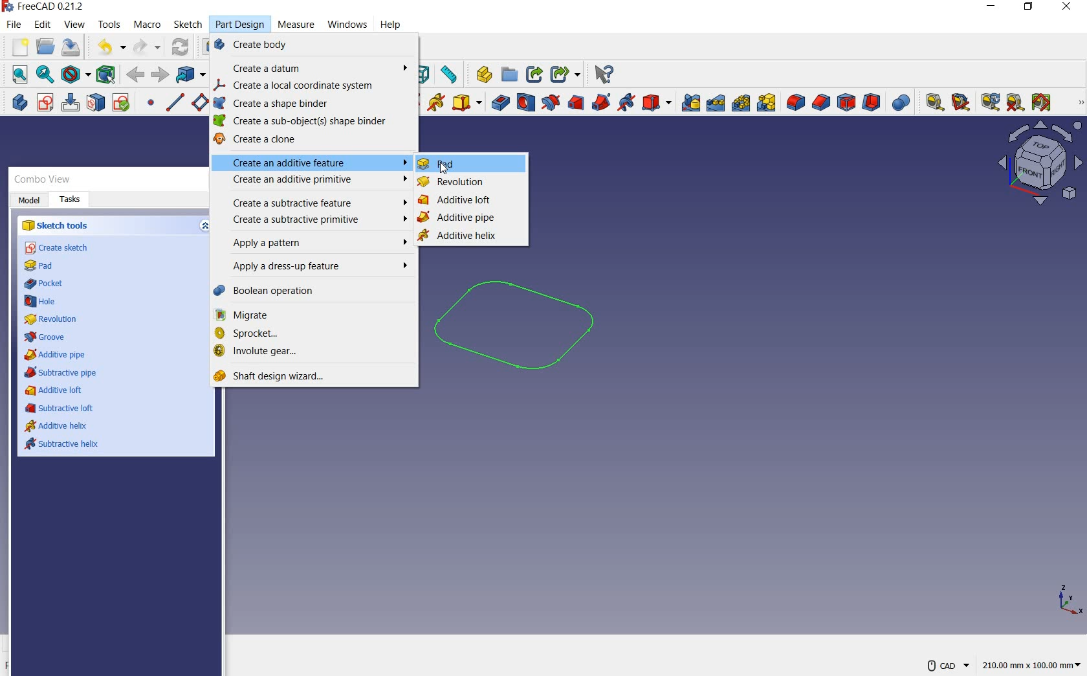 The height and width of the screenshot is (676, 1087). Describe the element at coordinates (550, 102) in the screenshot. I see `groove` at that location.